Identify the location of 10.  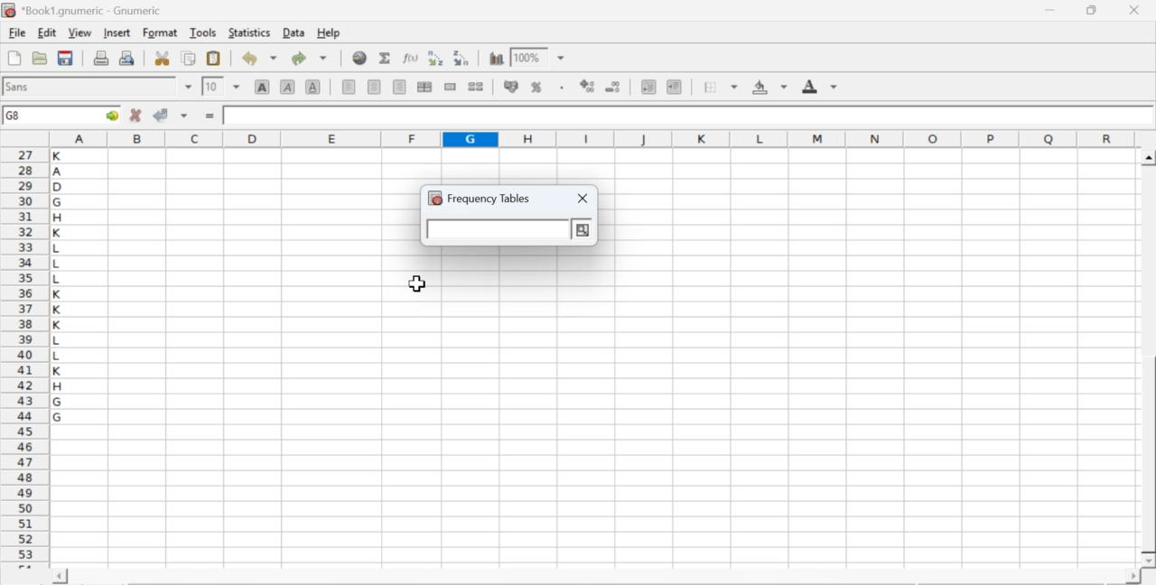
(212, 87).